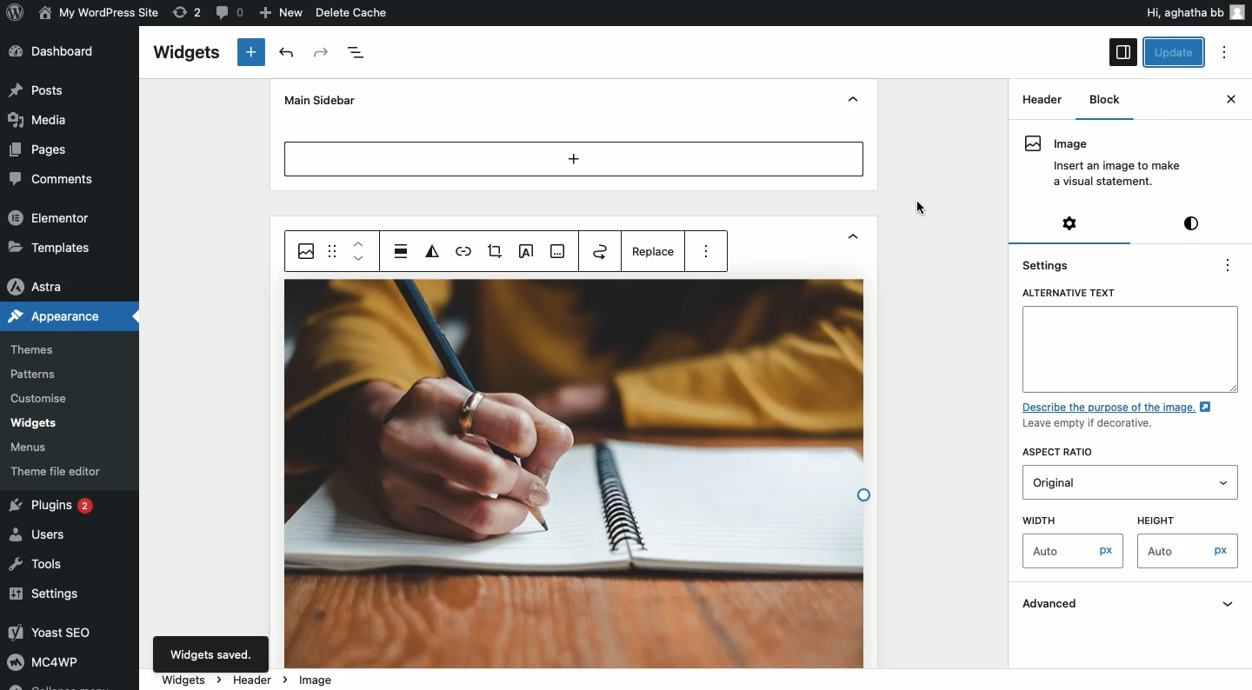 The image size is (1252, 690). What do you see at coordinates (600, 250) in the screenshot?
I see `Draw` at bounding box center [600, 250].